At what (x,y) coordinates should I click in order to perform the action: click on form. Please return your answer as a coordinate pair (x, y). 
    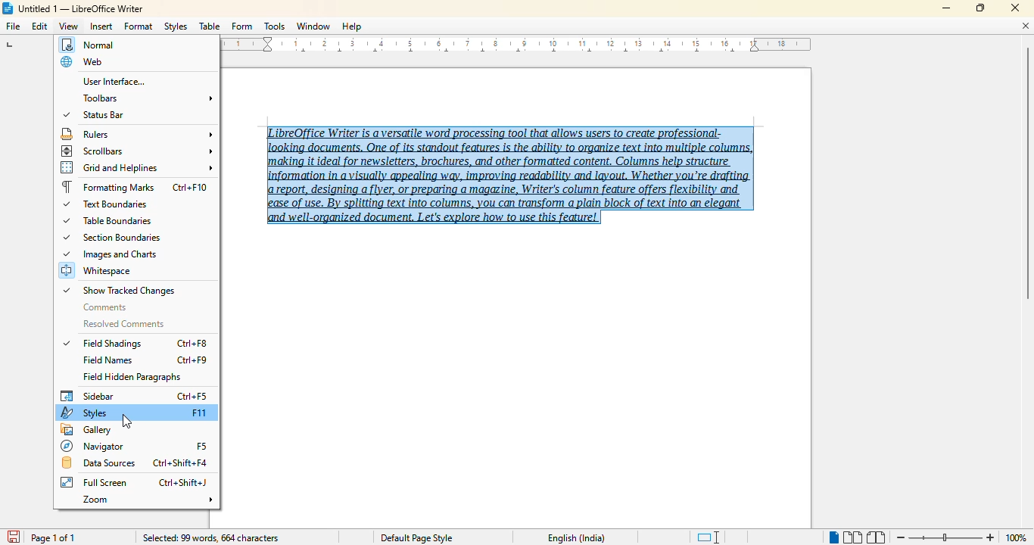
    Looking at the image, I should click on (242, 26).